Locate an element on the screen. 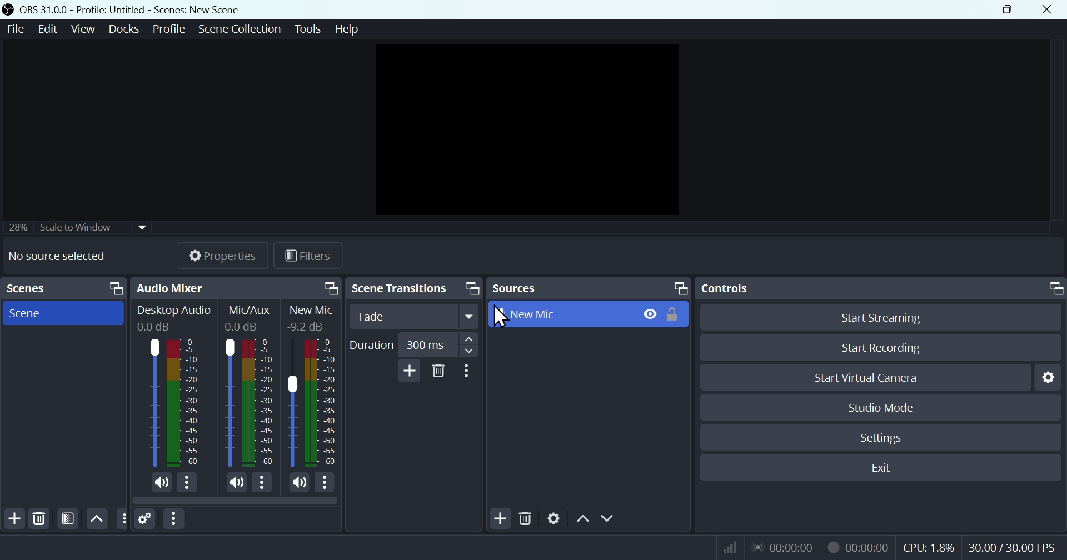 Image resolution: width=1067 pixels, height=560 pixels. Desktop Audio is located at coordinates (153, 402).